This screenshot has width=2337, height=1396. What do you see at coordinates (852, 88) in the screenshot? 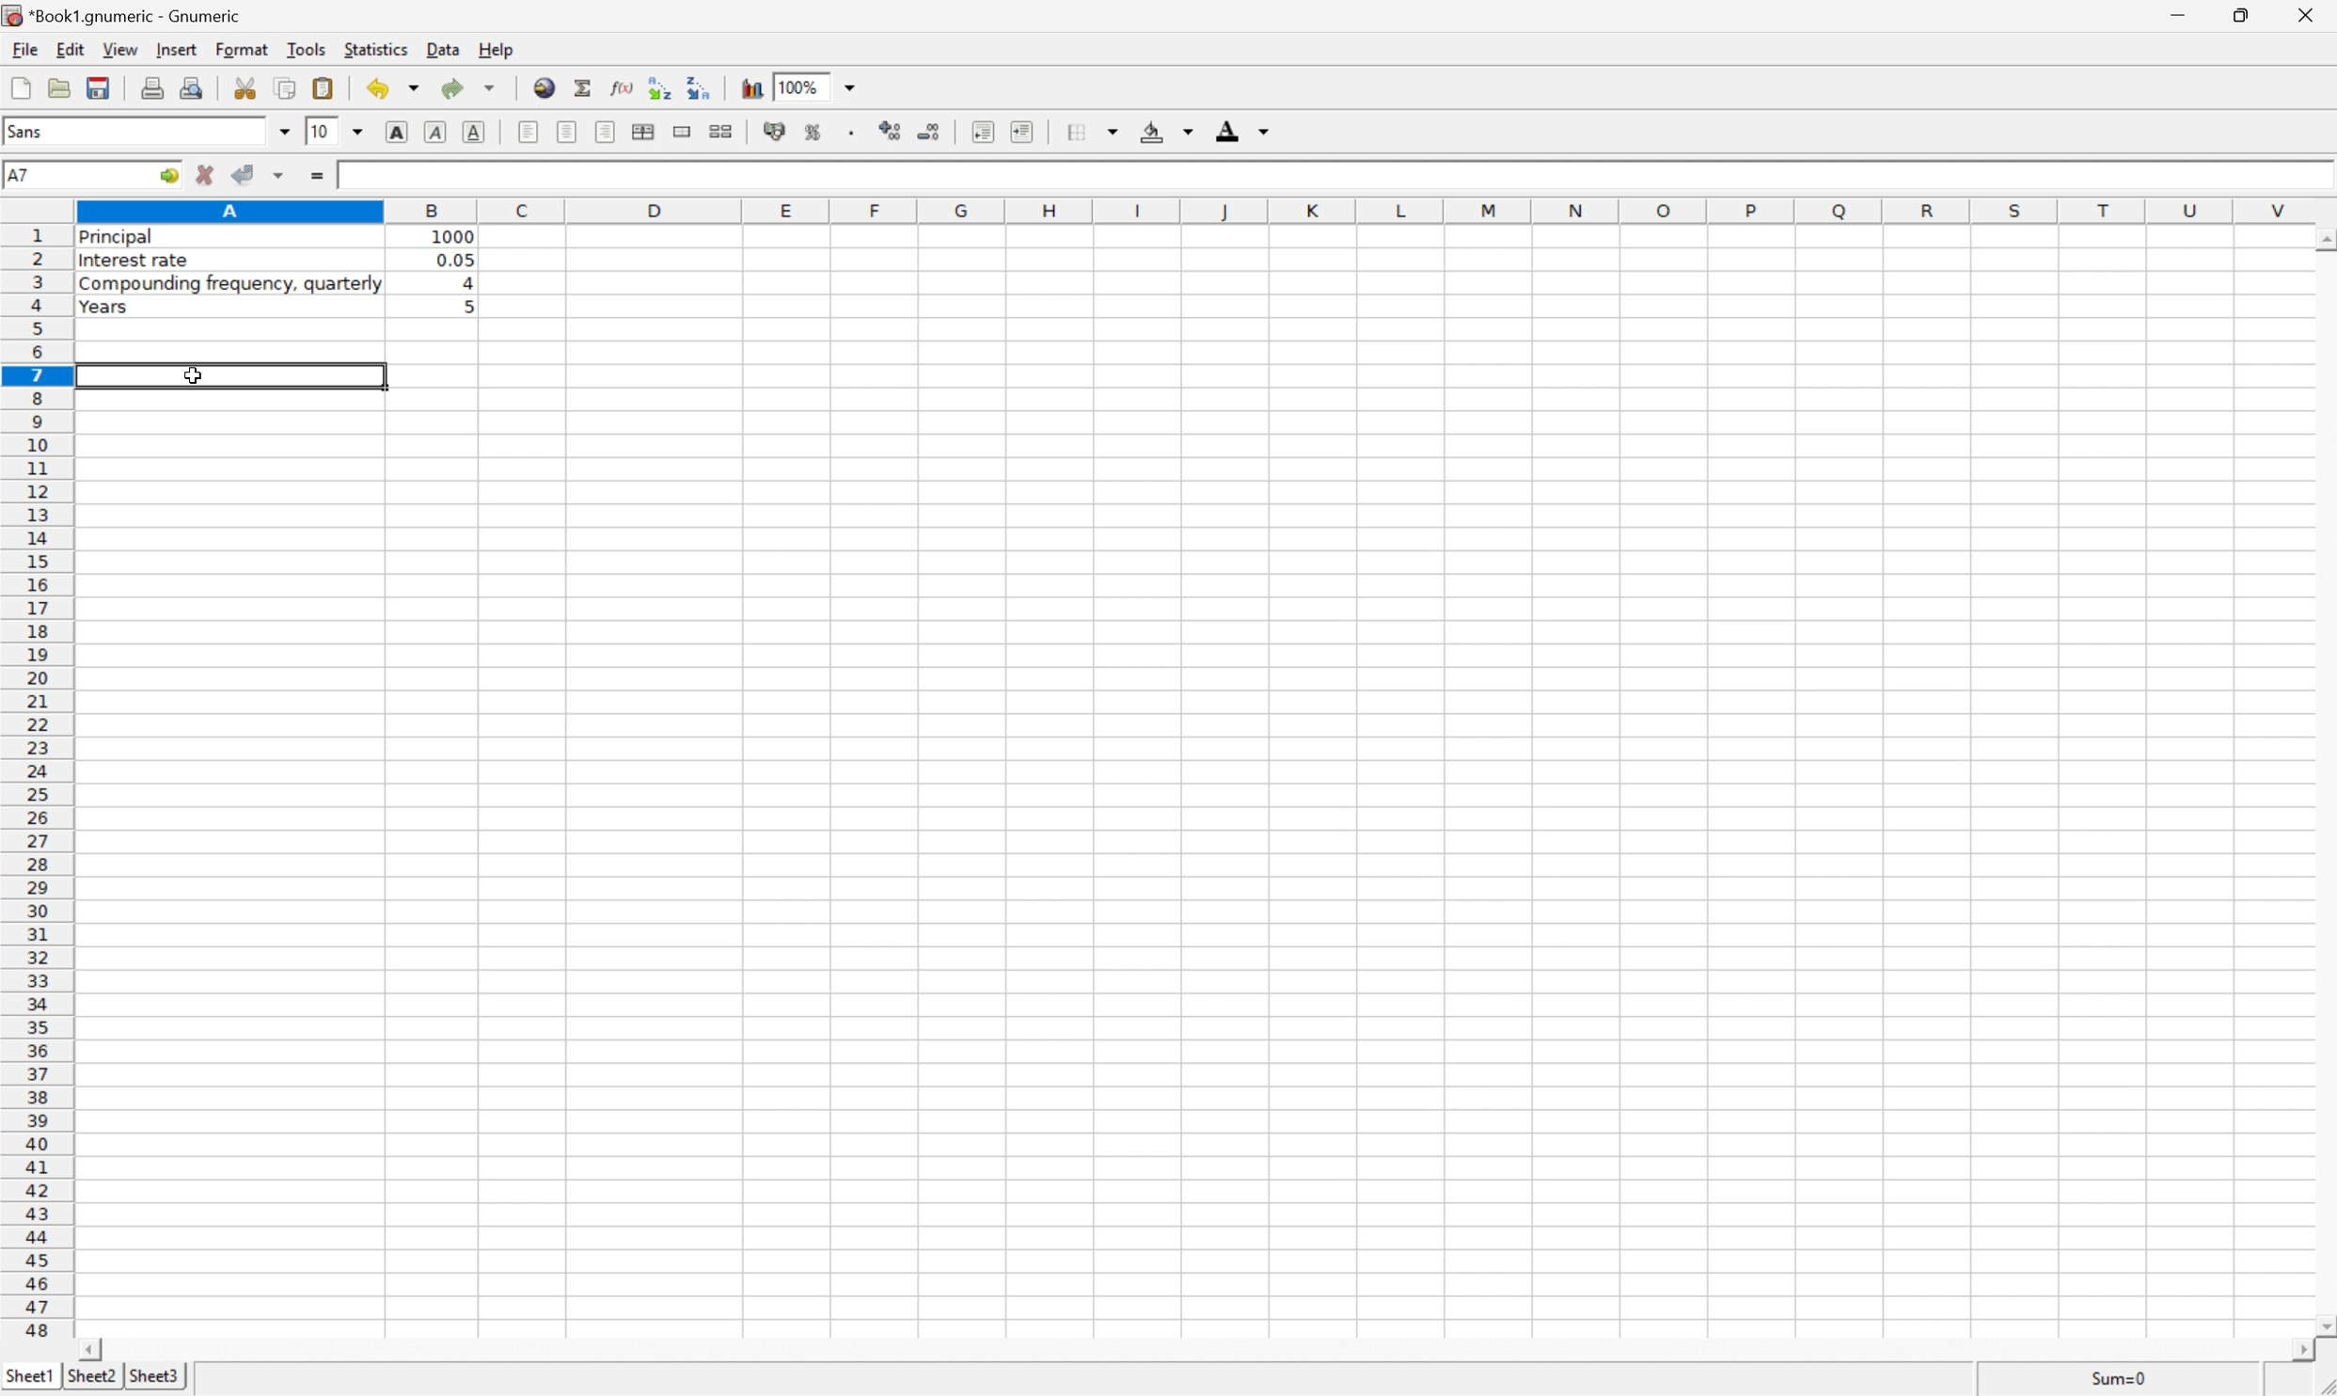
I see `drop down` at bounding box center [852, 88].